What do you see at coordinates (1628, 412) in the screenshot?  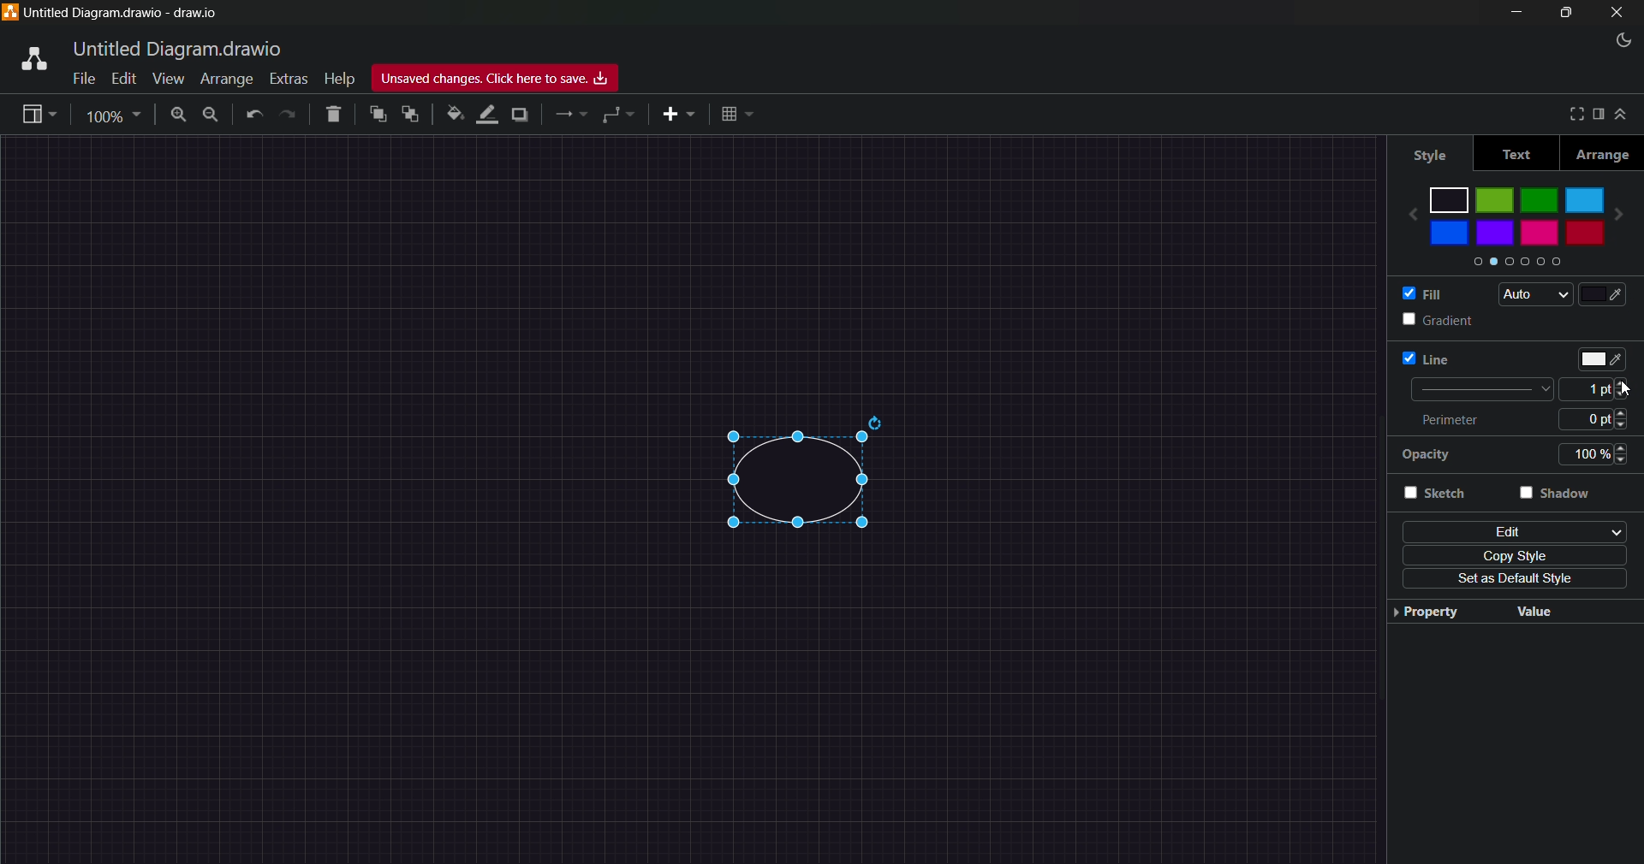 I see `increase perimeter` at bounding box center [1628, 412].